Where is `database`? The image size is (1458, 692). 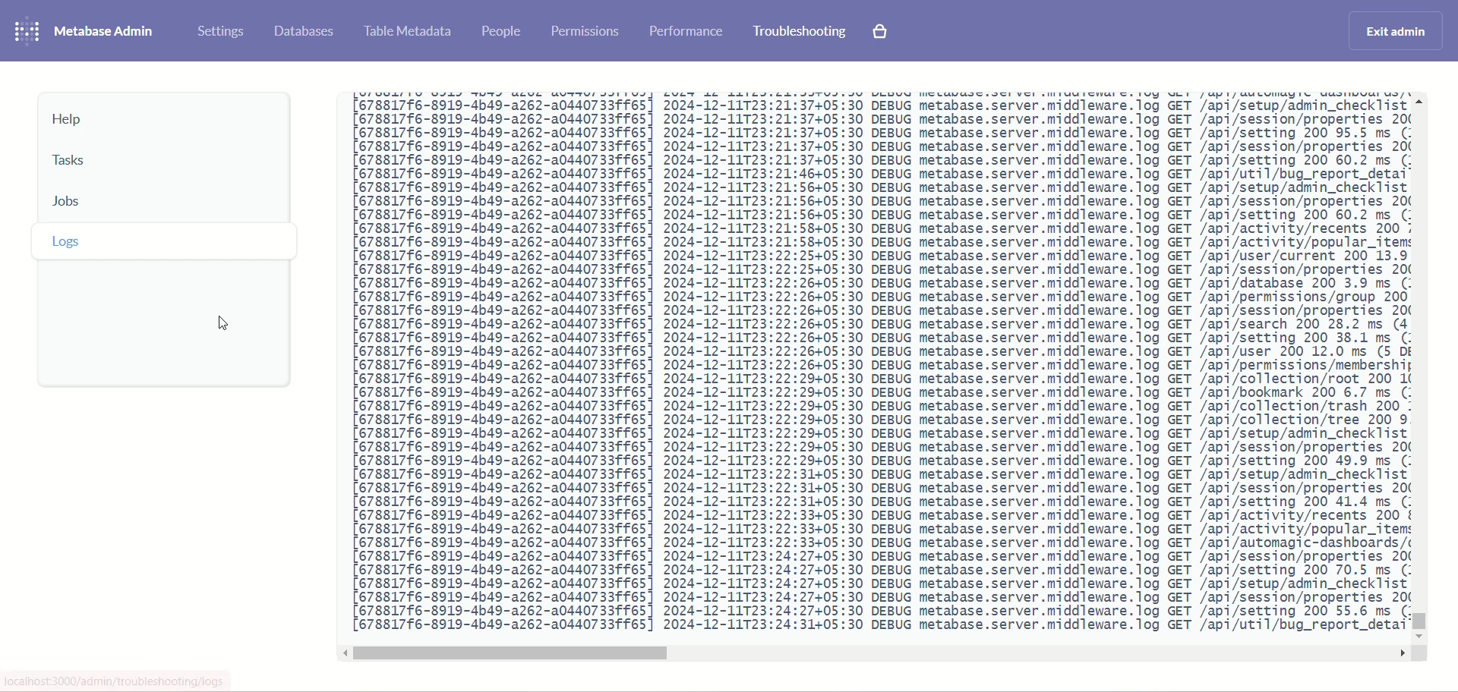
database is located at coordinates (305, 32).